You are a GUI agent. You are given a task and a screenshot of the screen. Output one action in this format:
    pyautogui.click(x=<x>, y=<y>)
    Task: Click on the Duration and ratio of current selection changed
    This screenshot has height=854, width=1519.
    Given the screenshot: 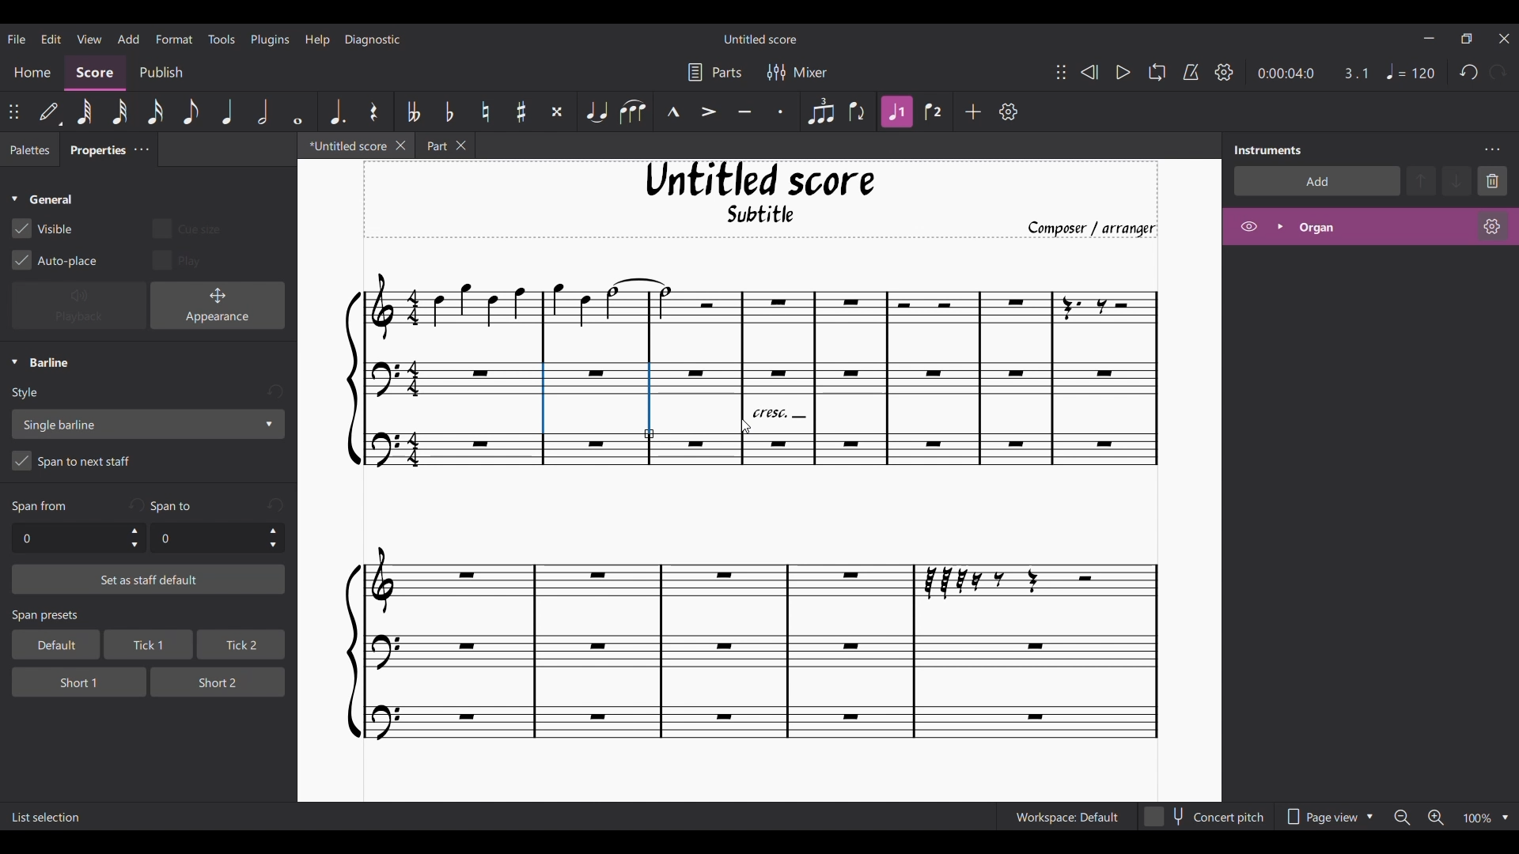 What is the action you would take?
    pyautogui.click(x=1313, y=74)
    